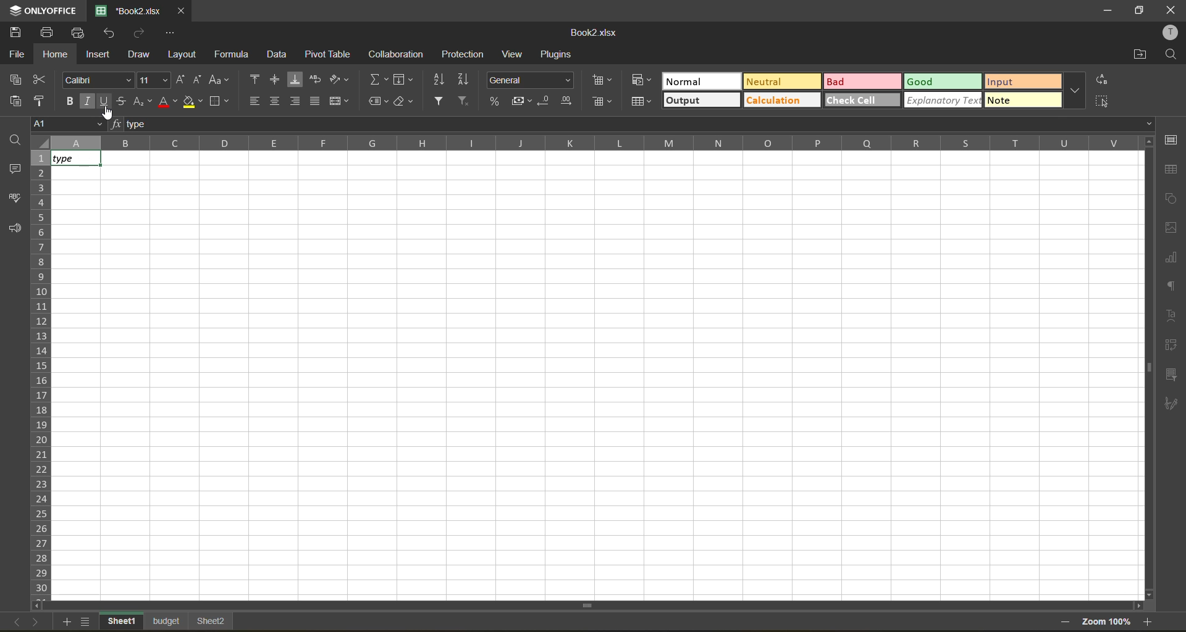  I want to click on zoom out, so click(1062, 623).